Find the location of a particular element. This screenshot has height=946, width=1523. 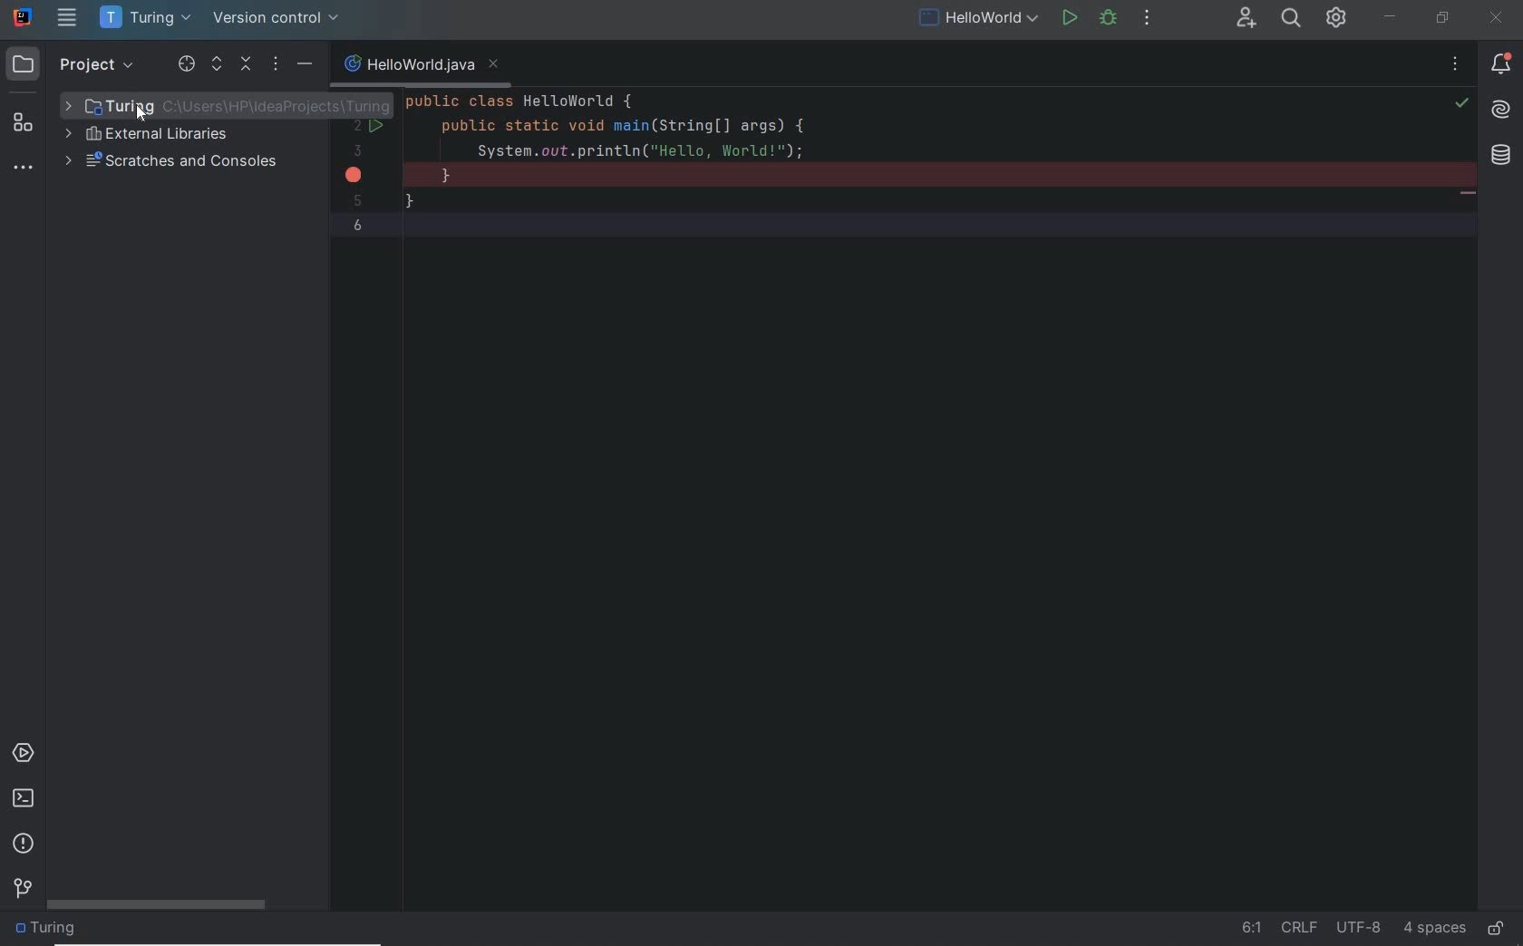

line separator is located at coordinates (1301, 927).